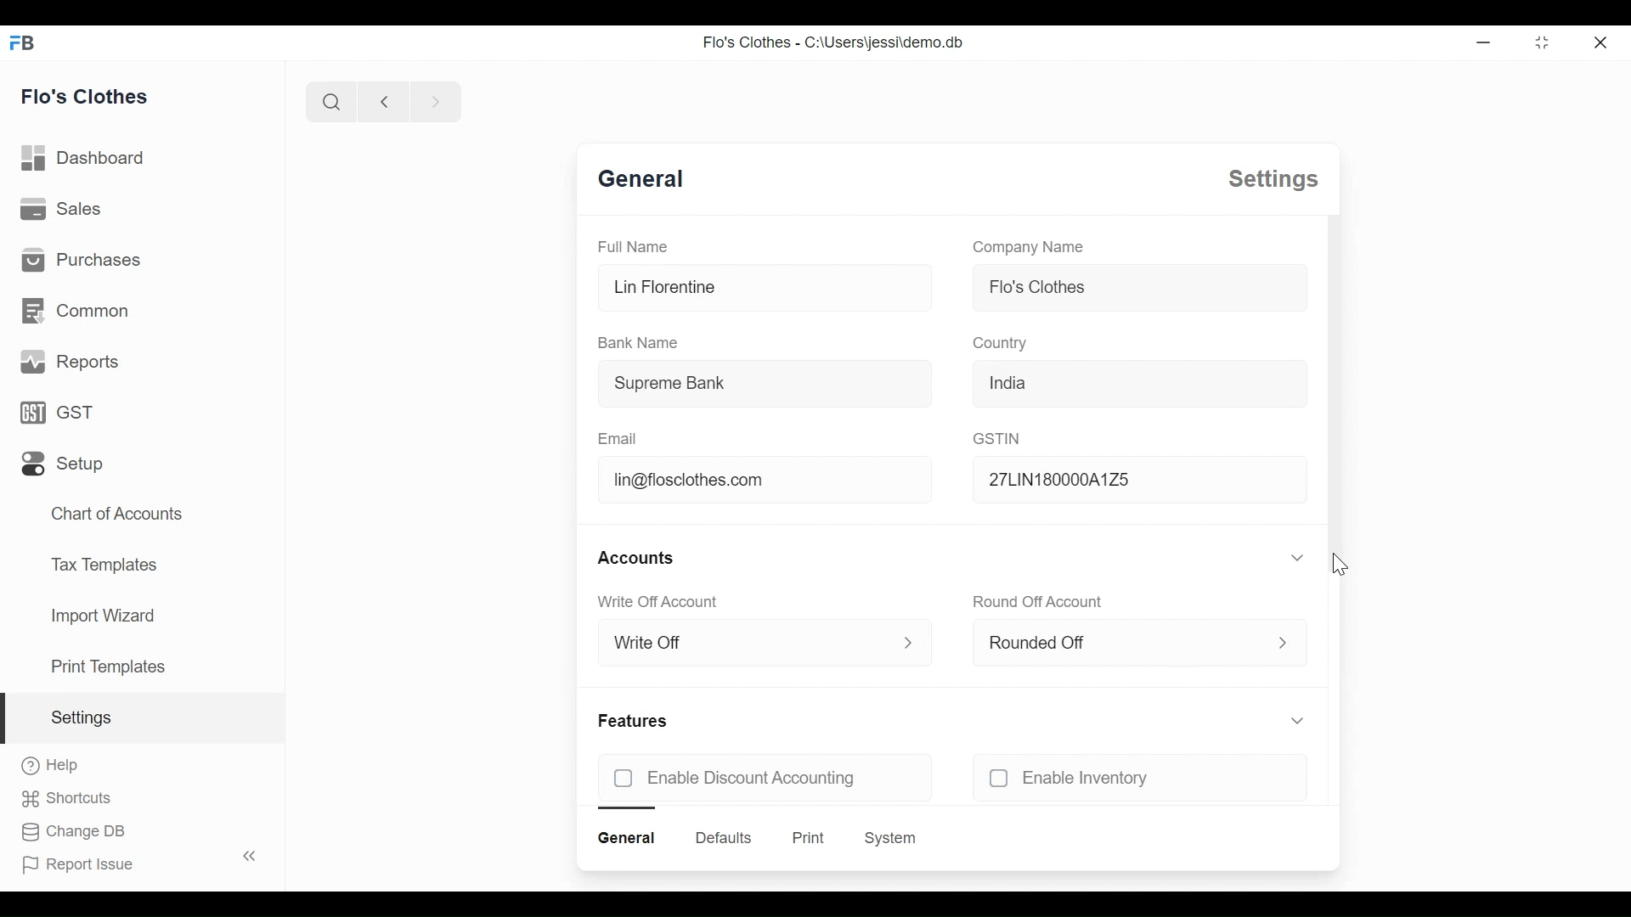  I want to click on Purchases, so click(79, 261).